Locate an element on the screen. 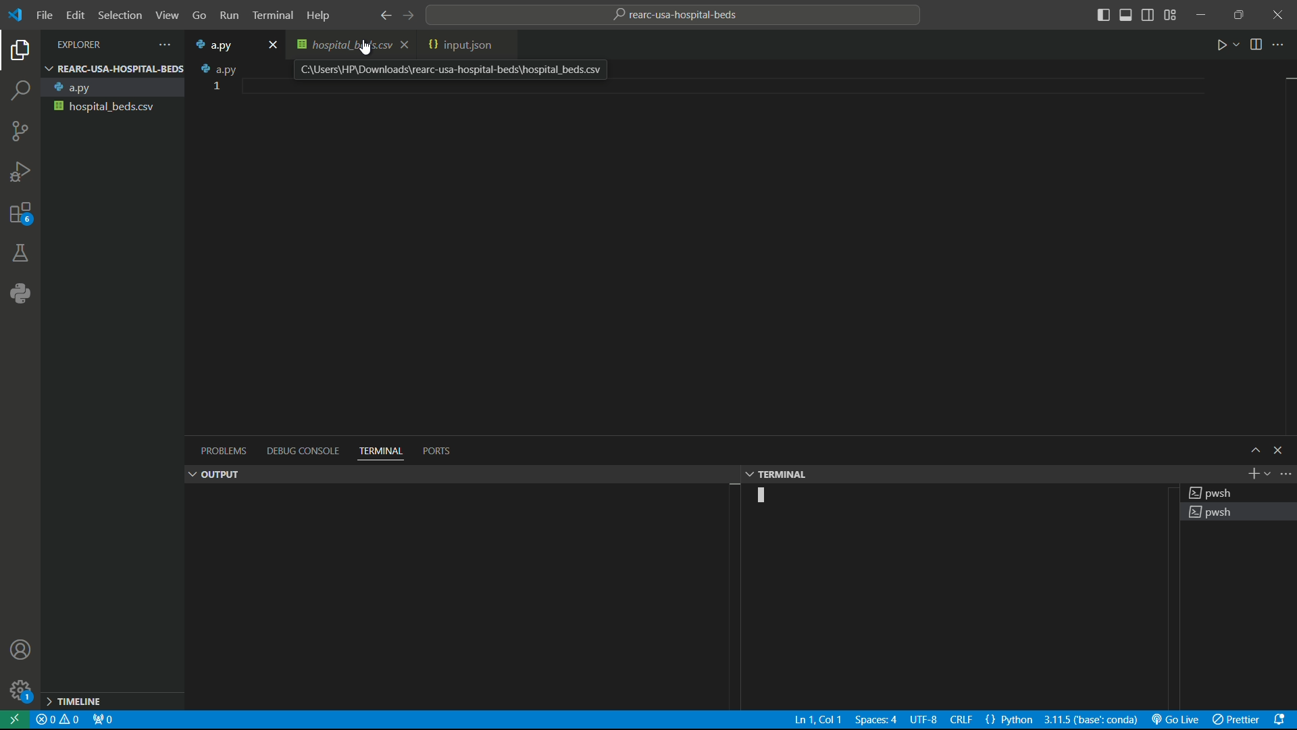 This screenshot has height=730, width=1297. problems tab is located at coordinates (222, 453).